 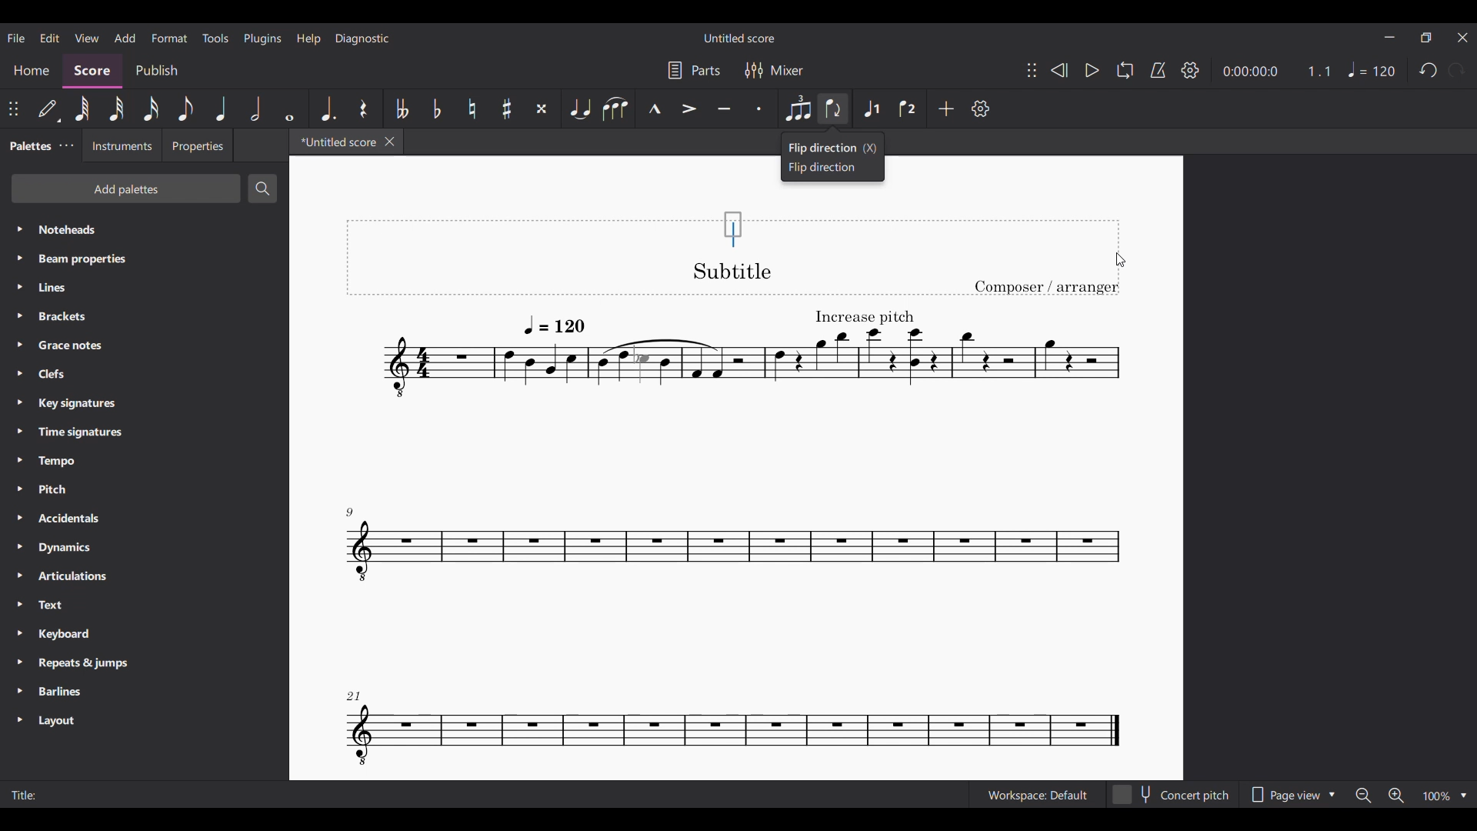 I want to click on Plugins meu, so click(x=262, y=38).